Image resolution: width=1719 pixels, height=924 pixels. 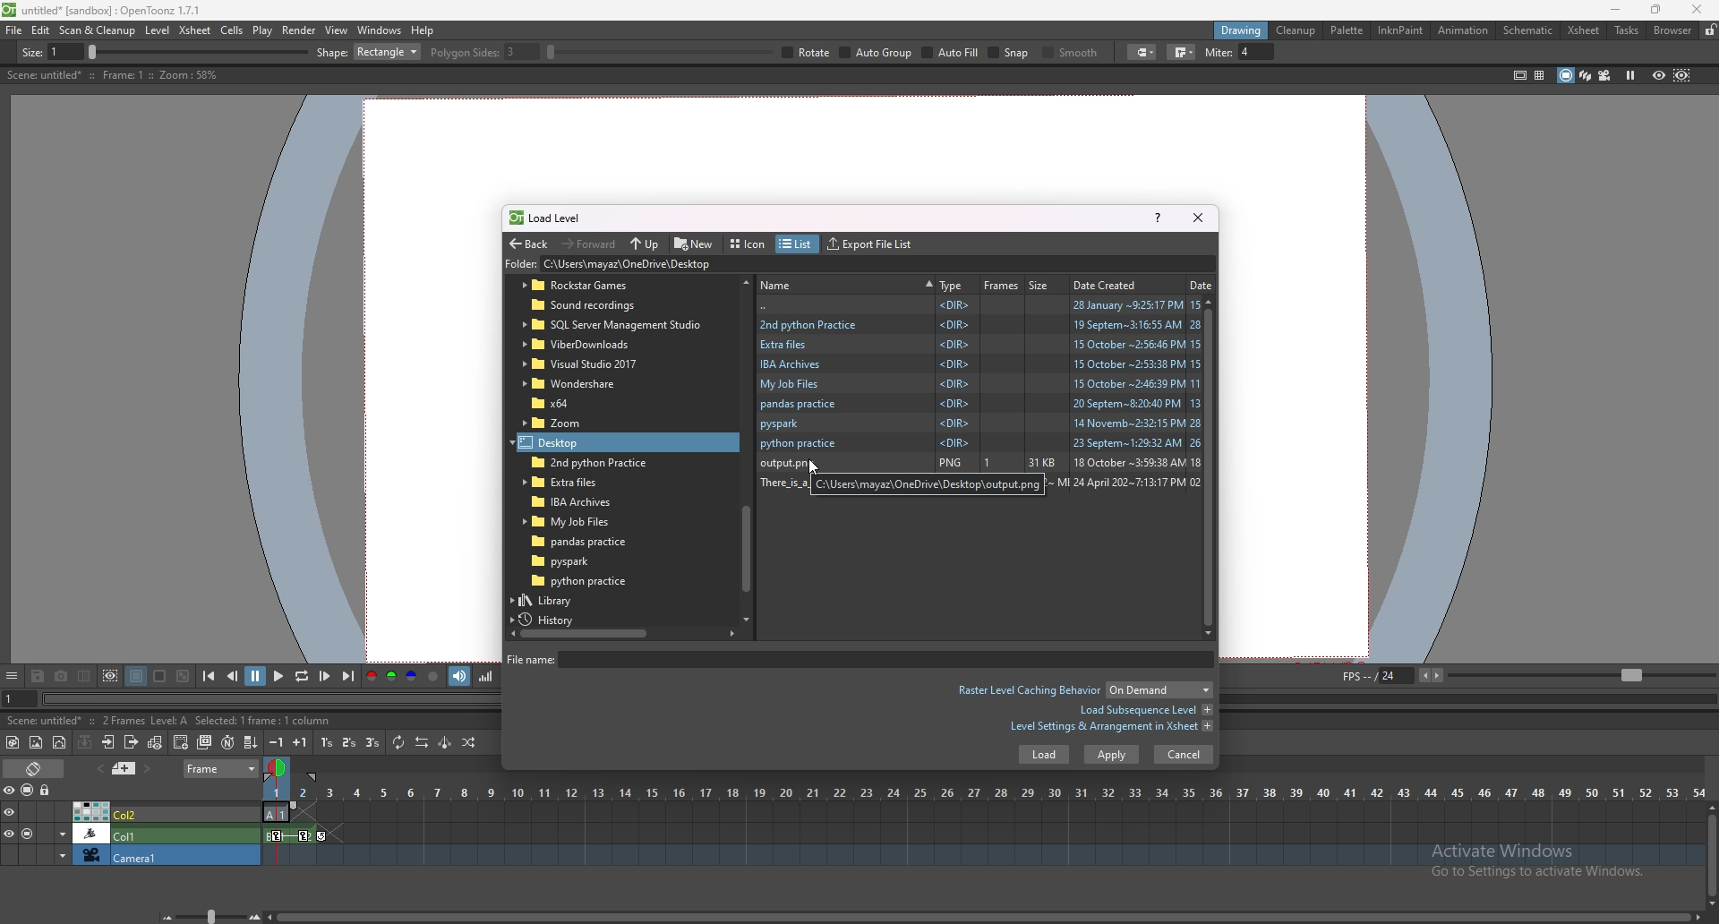 I want to click on histogram, so click(x=485, y=676).